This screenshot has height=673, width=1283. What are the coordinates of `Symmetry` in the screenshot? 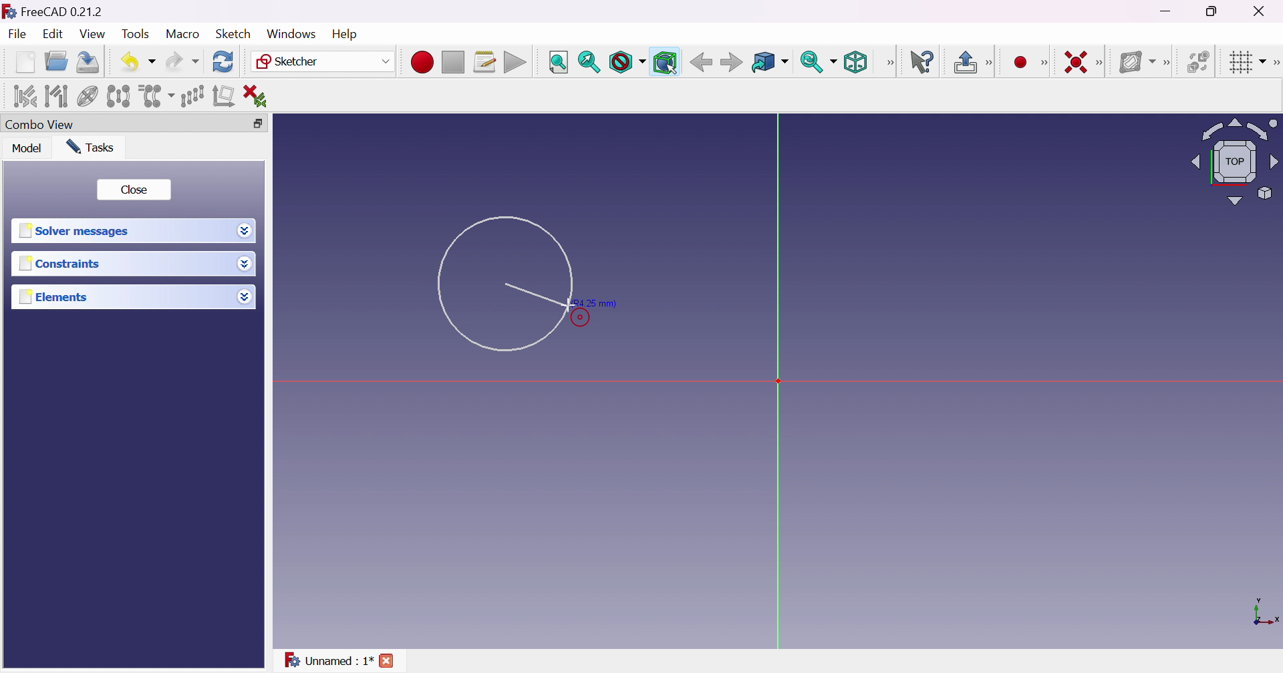 It's located at (118, 97).